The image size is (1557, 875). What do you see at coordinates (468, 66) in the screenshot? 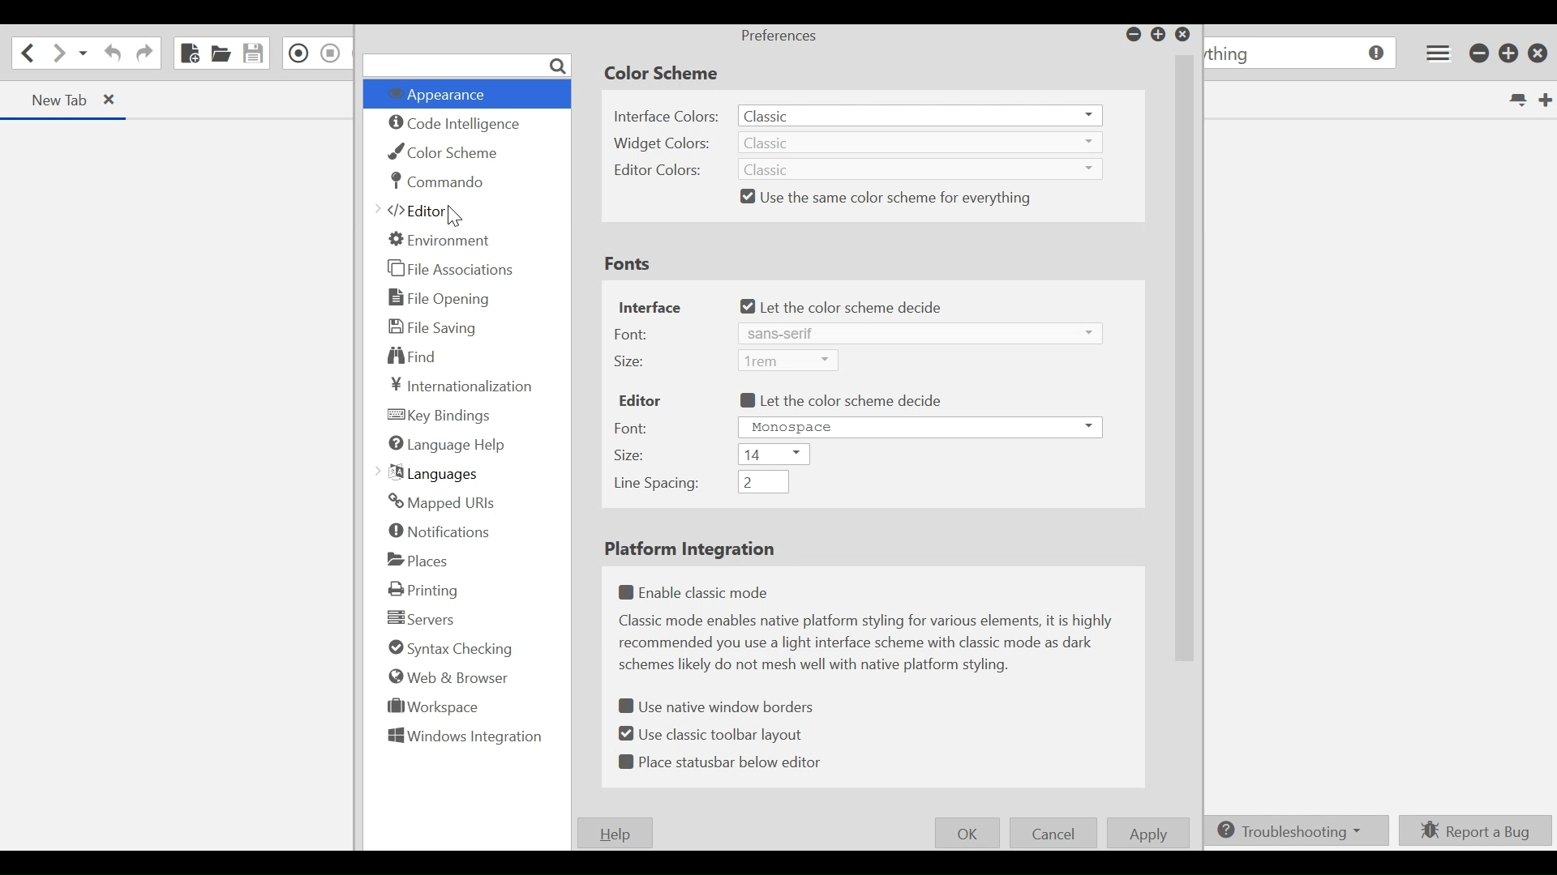
I see `Search` at bounding box center [468, 66].